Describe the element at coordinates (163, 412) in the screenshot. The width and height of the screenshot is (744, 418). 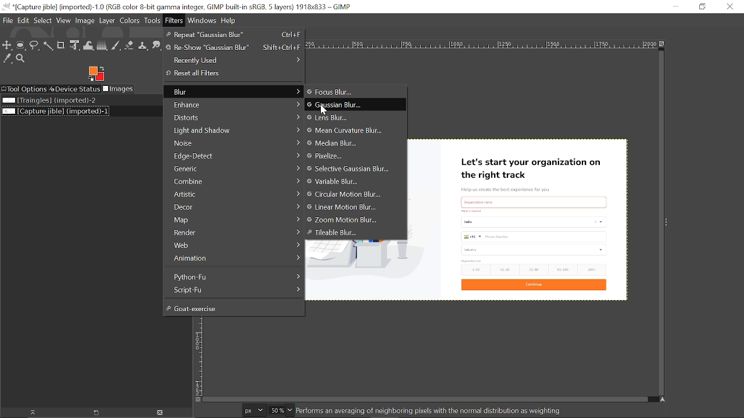
I see `Delet image` at that location.